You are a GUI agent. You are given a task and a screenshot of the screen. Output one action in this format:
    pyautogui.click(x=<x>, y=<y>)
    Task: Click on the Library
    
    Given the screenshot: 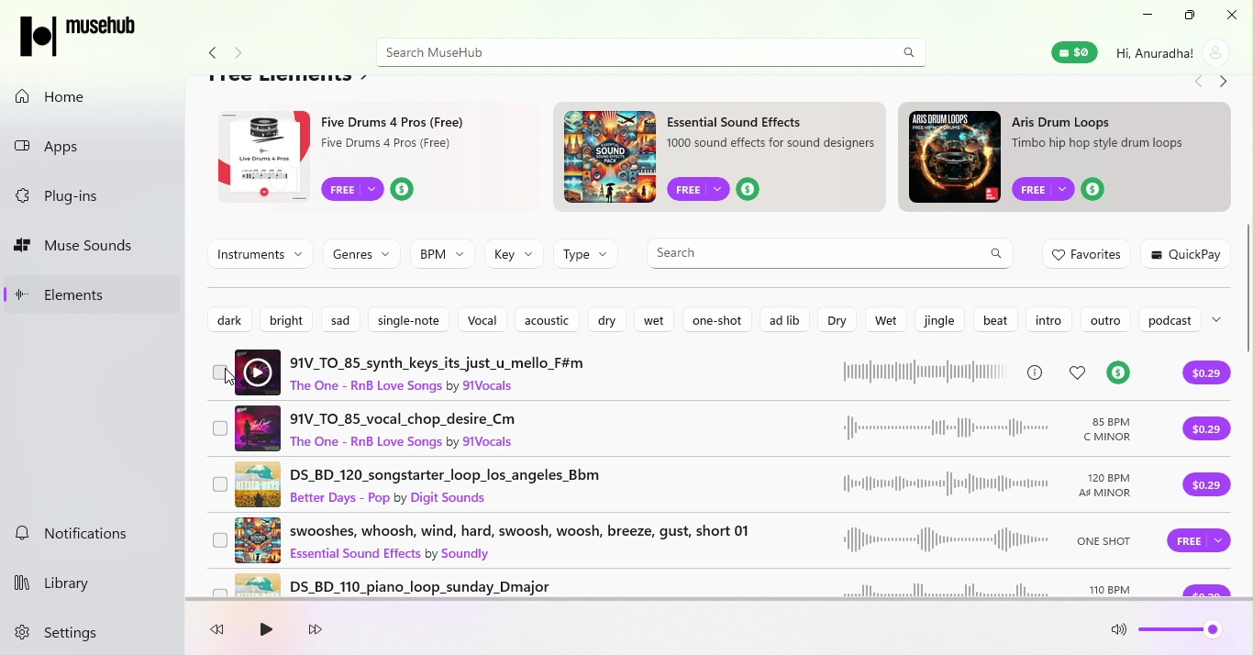 What is the action you would take?
    pyautogui.click(x=77, y=580)
    